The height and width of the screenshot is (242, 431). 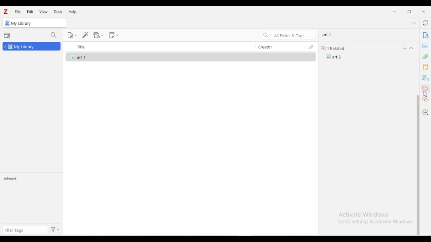 What do you see at coordinates (12, 179) in the screenshot?
I see `artwork` at bounding box center [12, 179].